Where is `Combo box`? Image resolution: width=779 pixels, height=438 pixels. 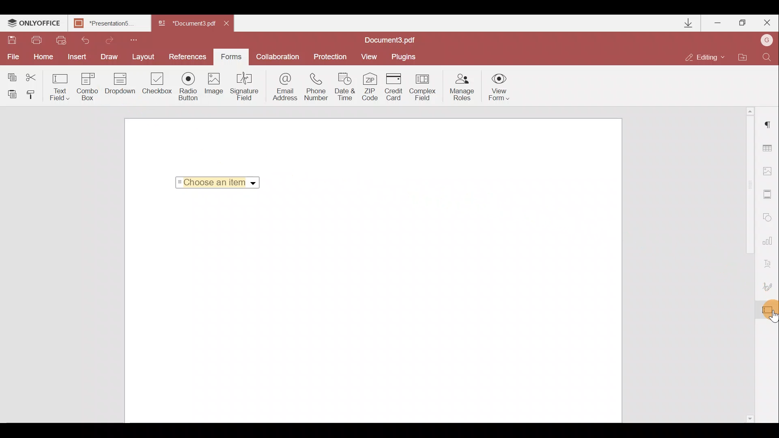 Combo box is located at coordinates (87, 87).